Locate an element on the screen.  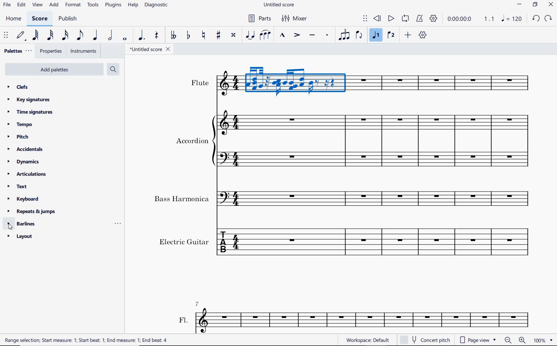
accidentals is located at coordinates (28, 149).